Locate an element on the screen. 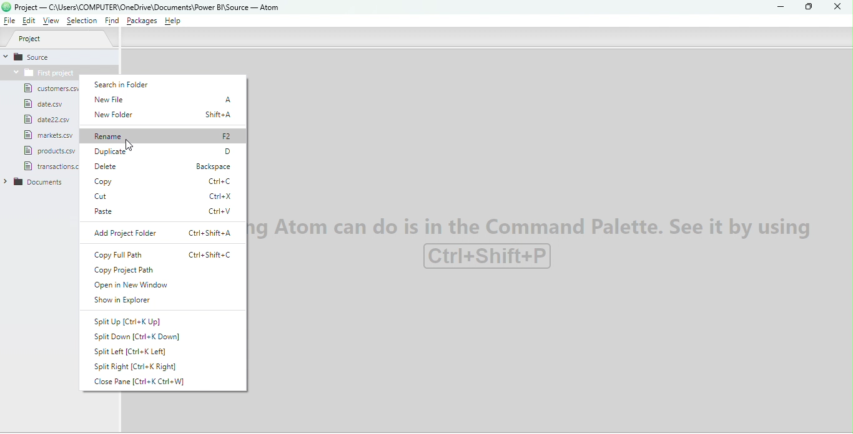 This screenshot has width=853, height=434. Rename is located at coordinates (163, 137).